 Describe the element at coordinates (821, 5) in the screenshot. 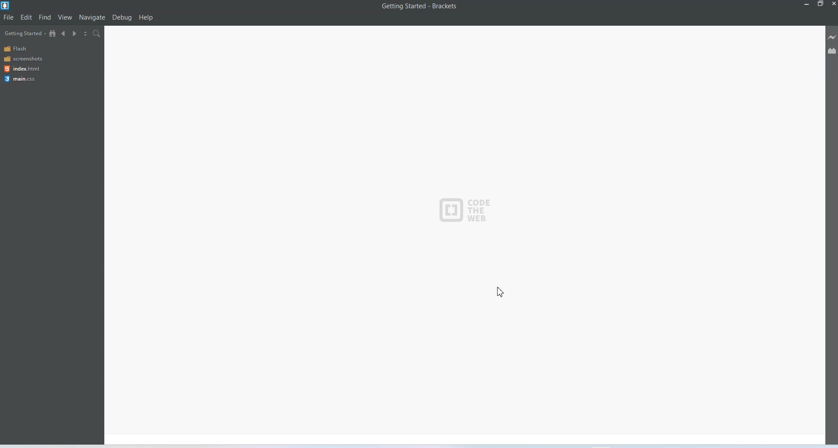

I see `Maximize` at that location.